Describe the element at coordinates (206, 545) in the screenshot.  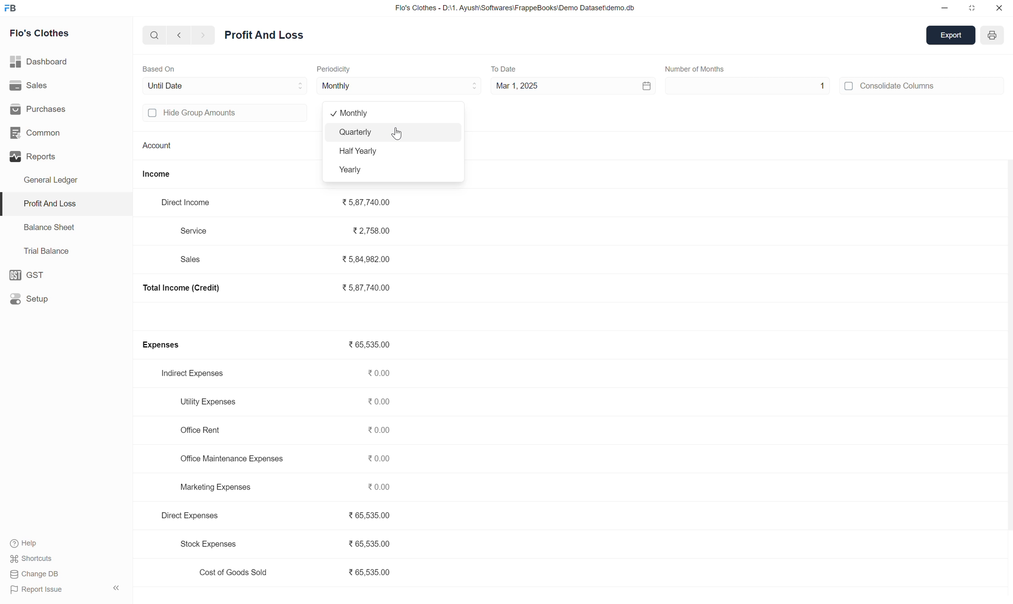
I see `Stock Expenses` at that location.